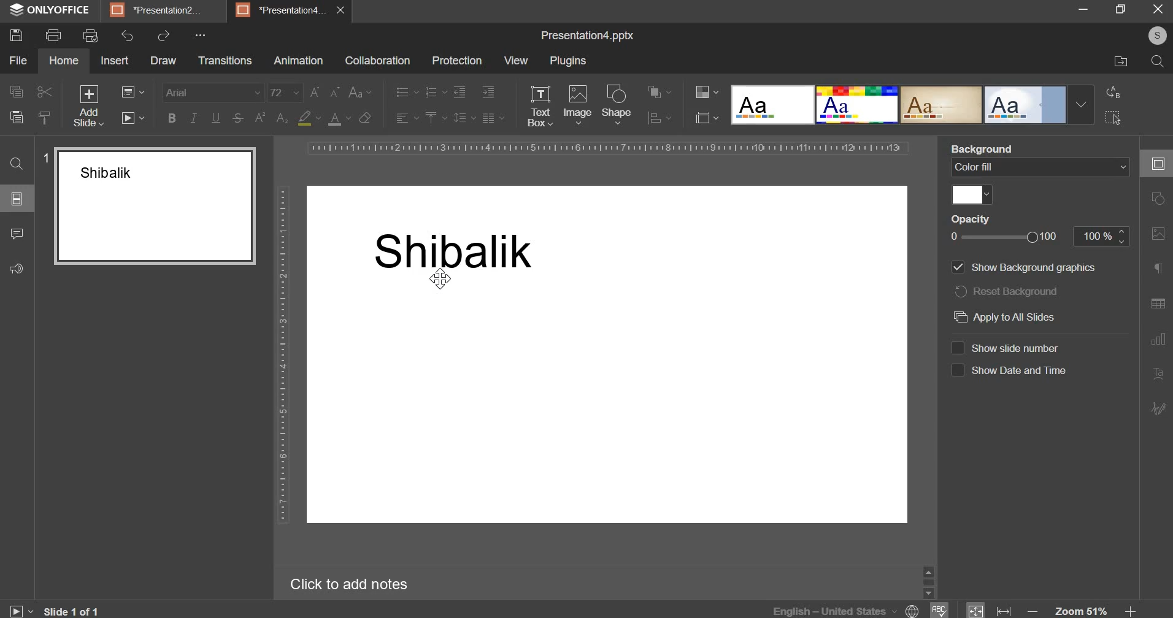 Image resolution: width=1173 pixels, height=618 pixels. Describe the element at coordinates (707, 118) in the screenshot. I see `select slide size` at that location.